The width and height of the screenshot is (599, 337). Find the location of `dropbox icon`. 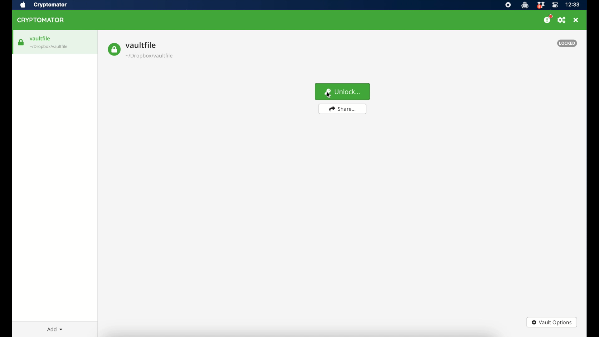

dropbox icon is located at coordinates (541, 5).